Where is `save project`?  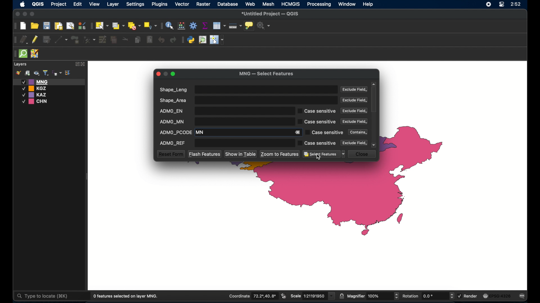 save project is located at coordinates (46, 26).